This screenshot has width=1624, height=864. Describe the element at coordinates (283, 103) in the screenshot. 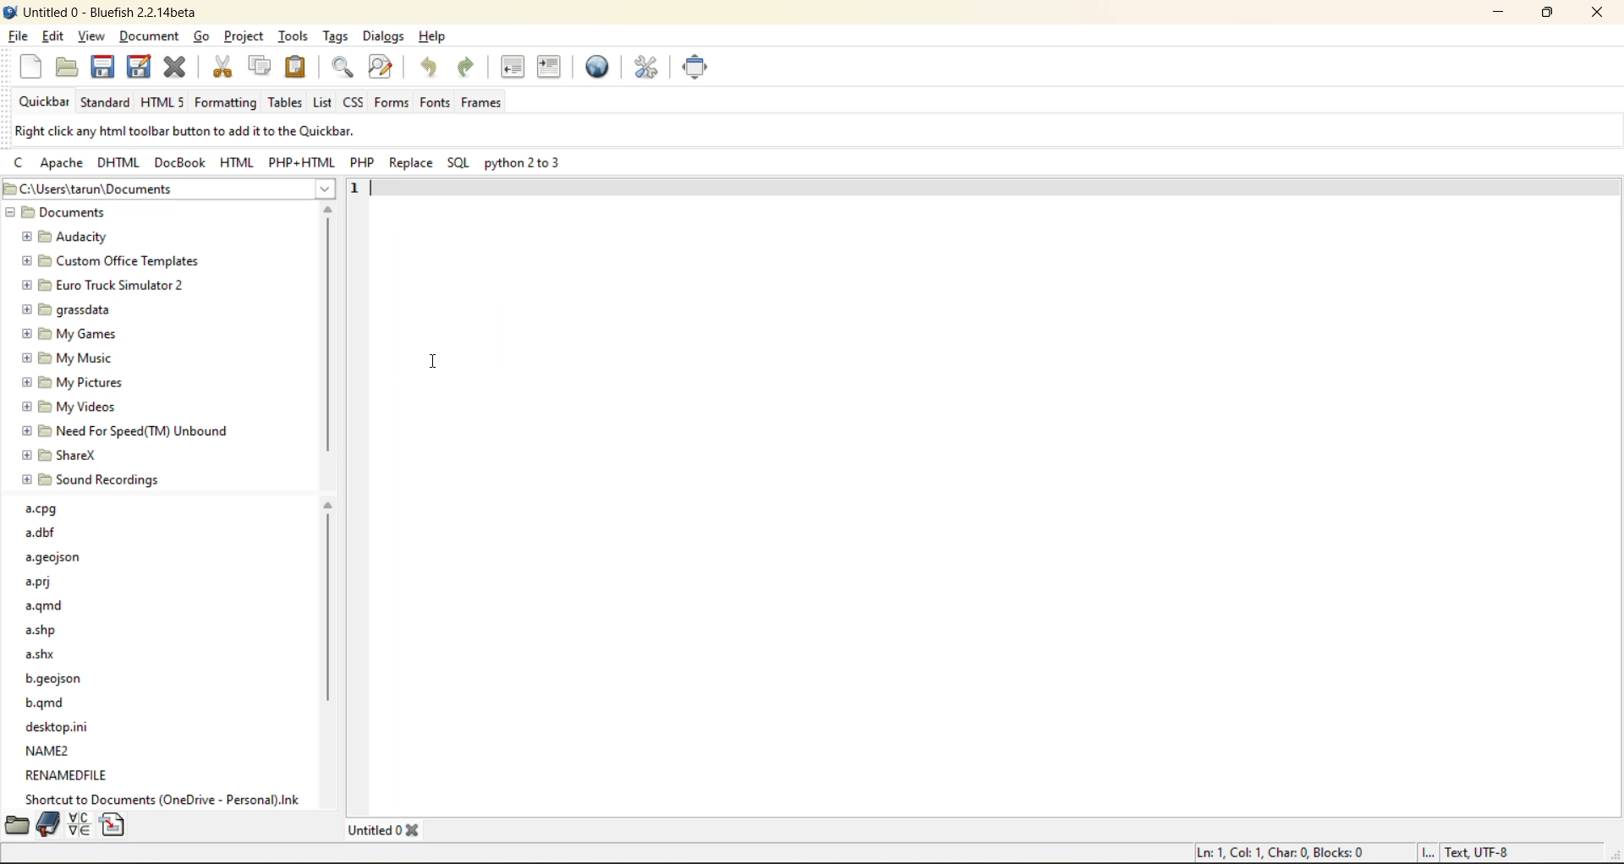

I see `tables` at that location.